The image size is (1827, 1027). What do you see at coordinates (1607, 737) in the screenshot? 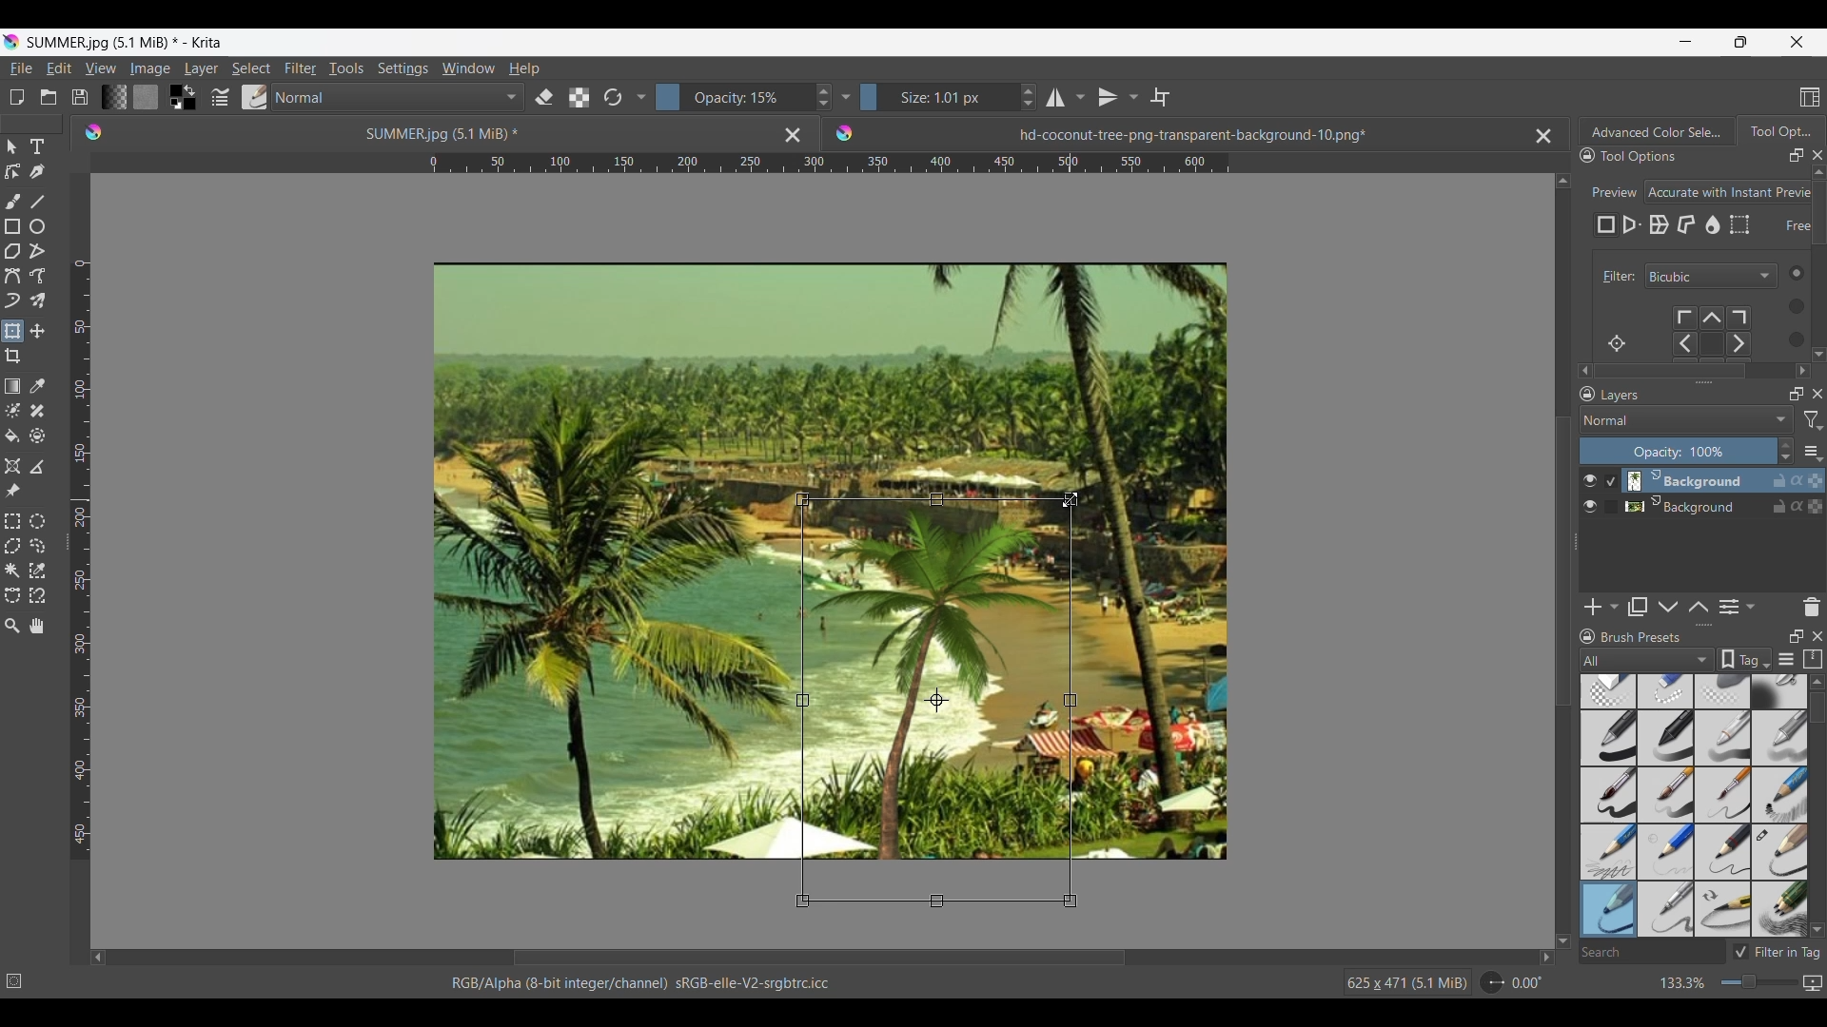
I see `basic1` at bounding box center [1607, 737].